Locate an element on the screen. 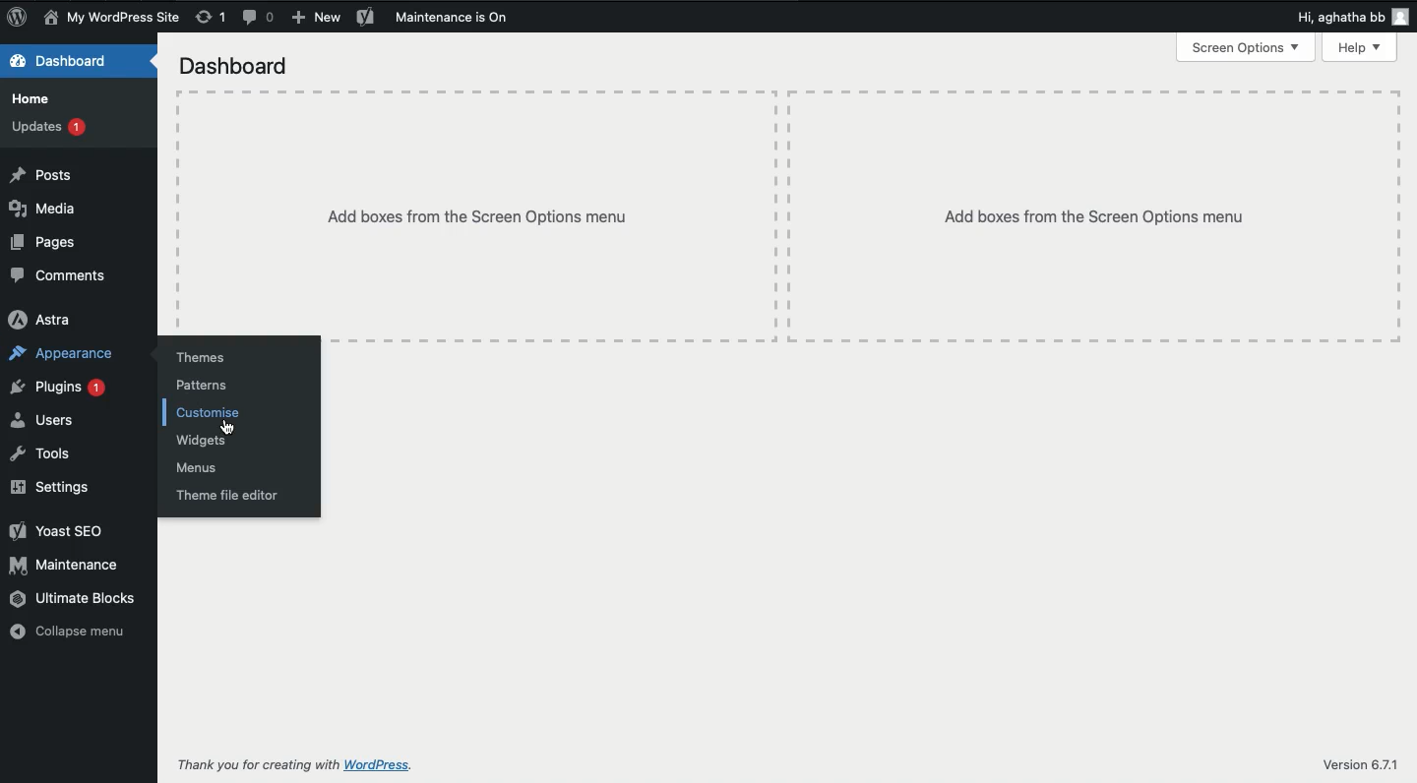 The height and width of the screenshot is (783, 1417). Collapse menu is located at coordinates (70, 633).